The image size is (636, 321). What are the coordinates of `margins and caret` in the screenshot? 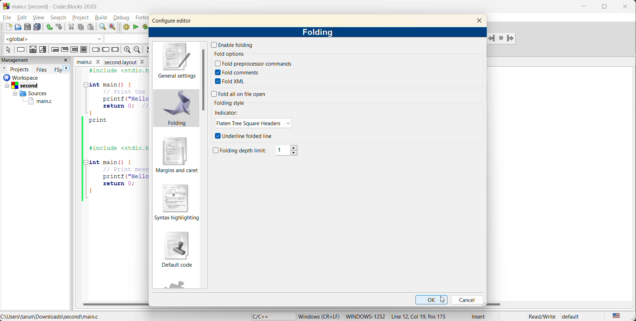 It's located at (178, 155).